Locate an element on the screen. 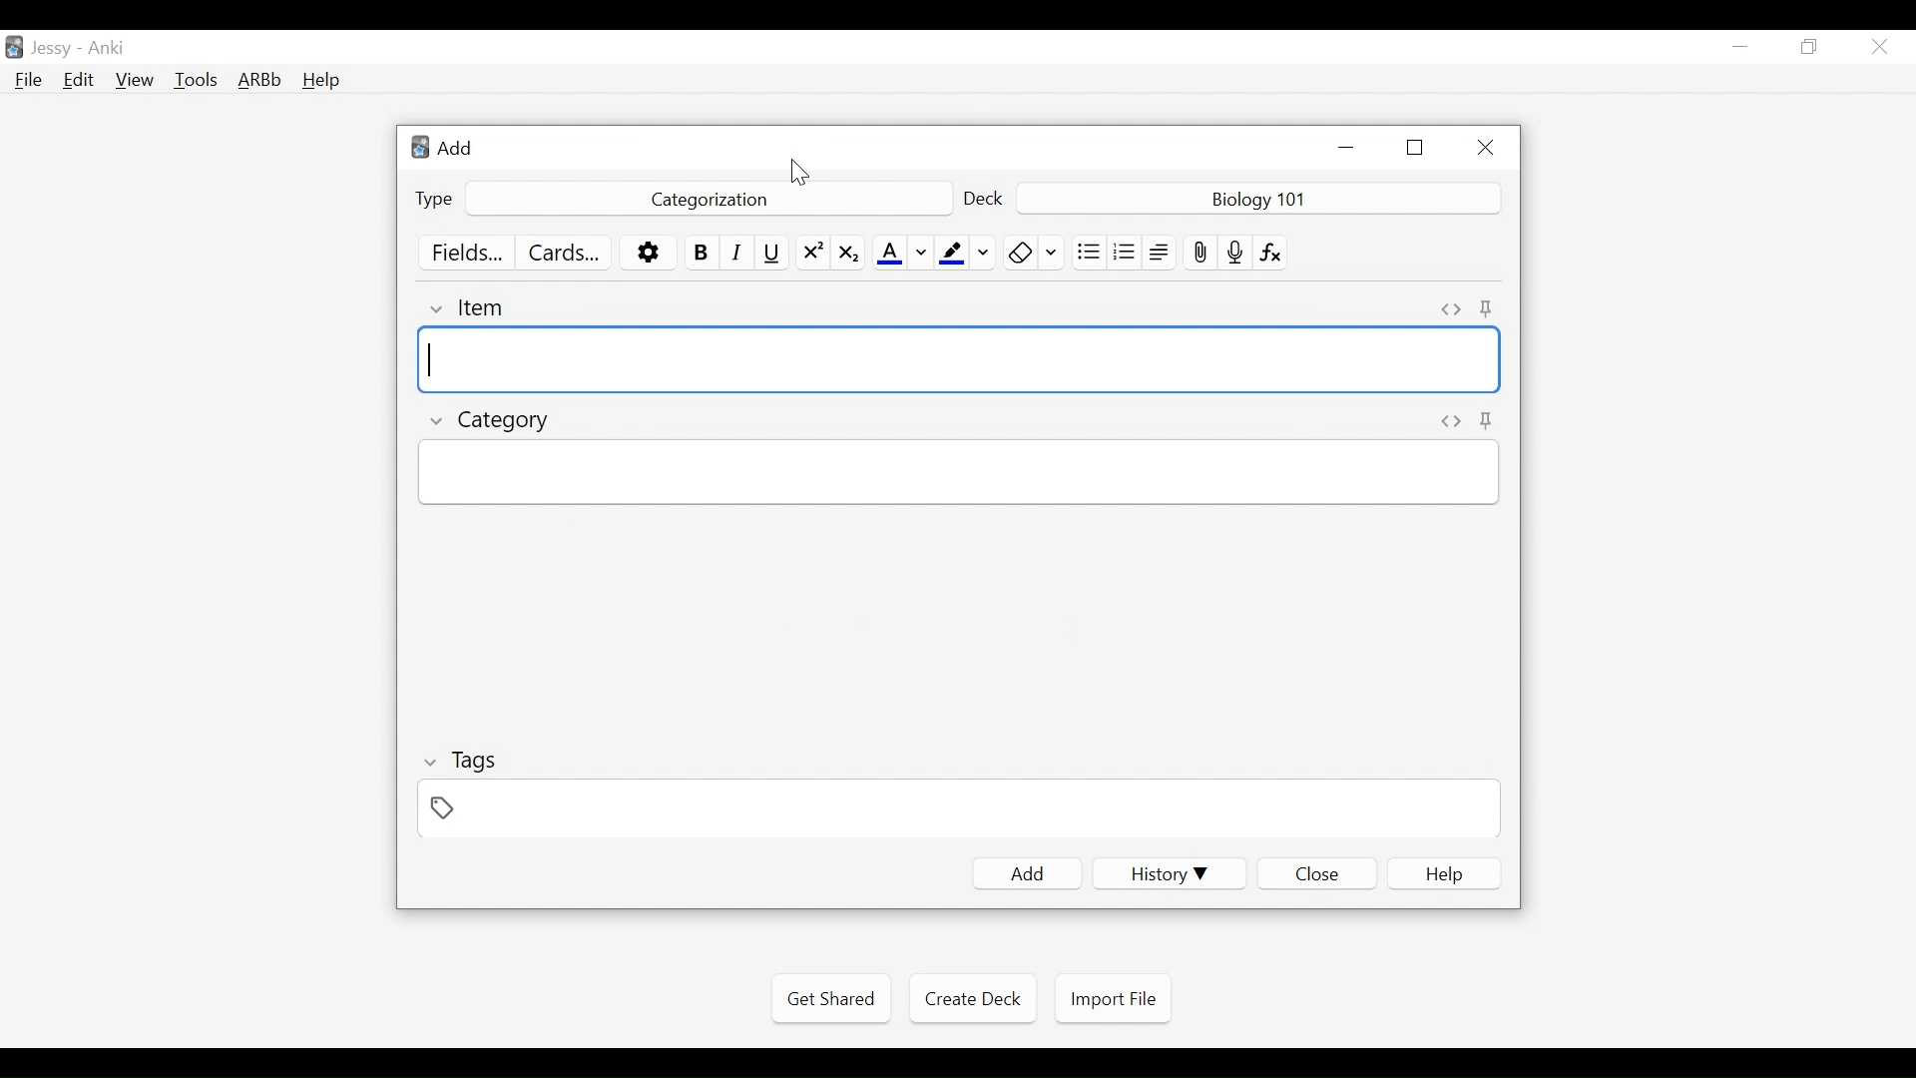 This screenshot has width=1916, height=1078. Restore is located at coordinates (1810, 48).